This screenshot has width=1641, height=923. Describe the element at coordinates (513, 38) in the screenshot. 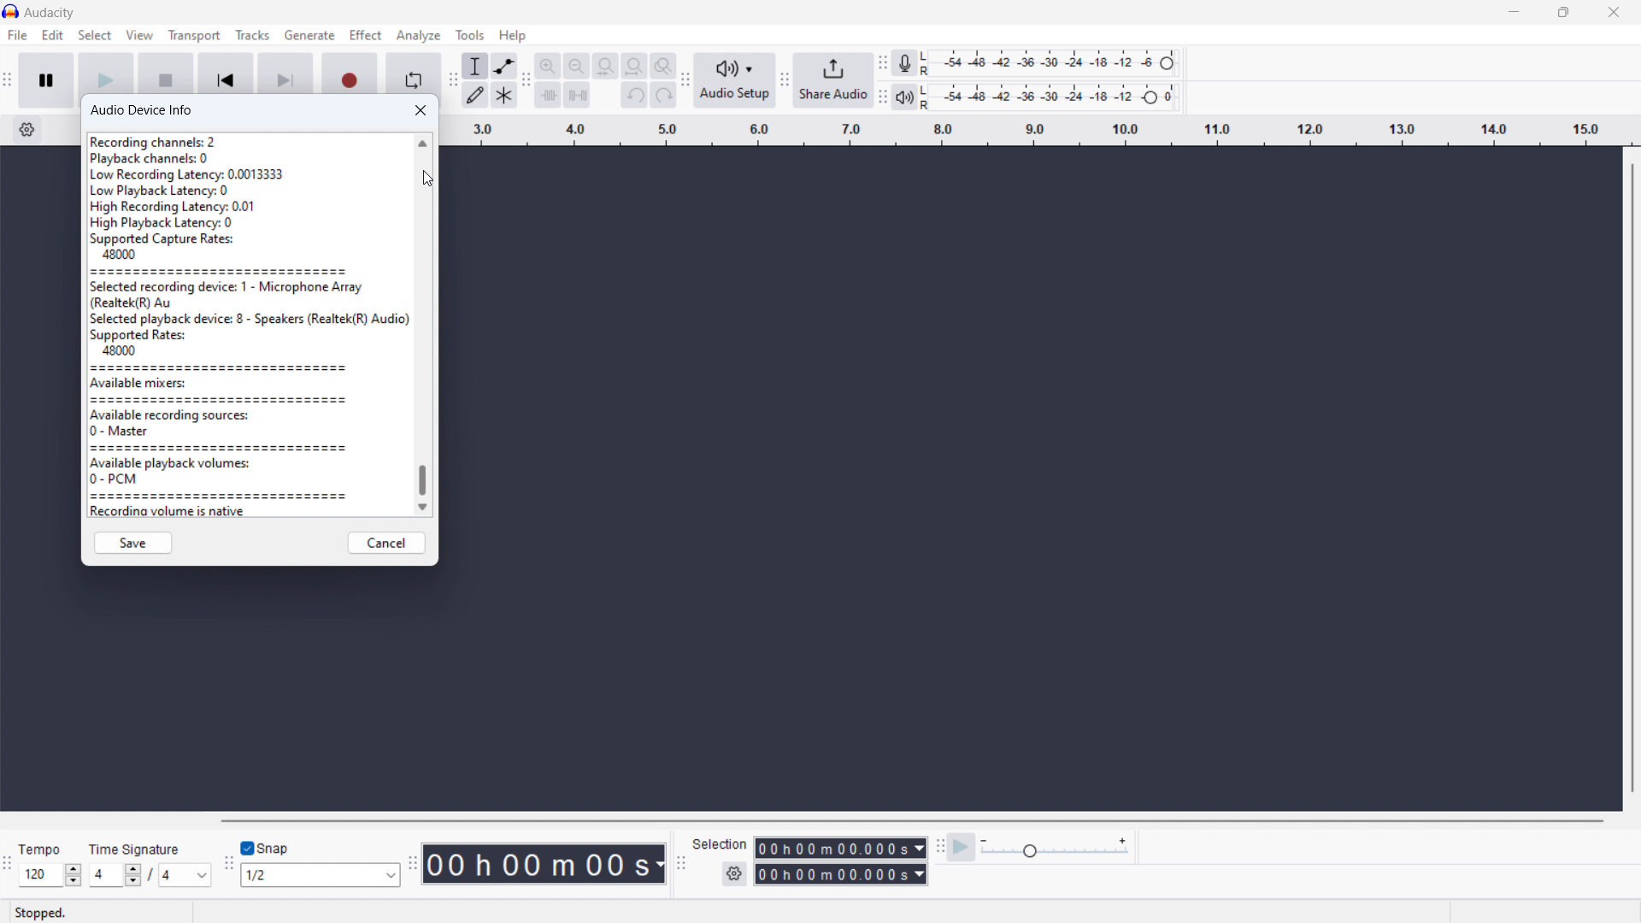

I see `Cursor on help` at that location.